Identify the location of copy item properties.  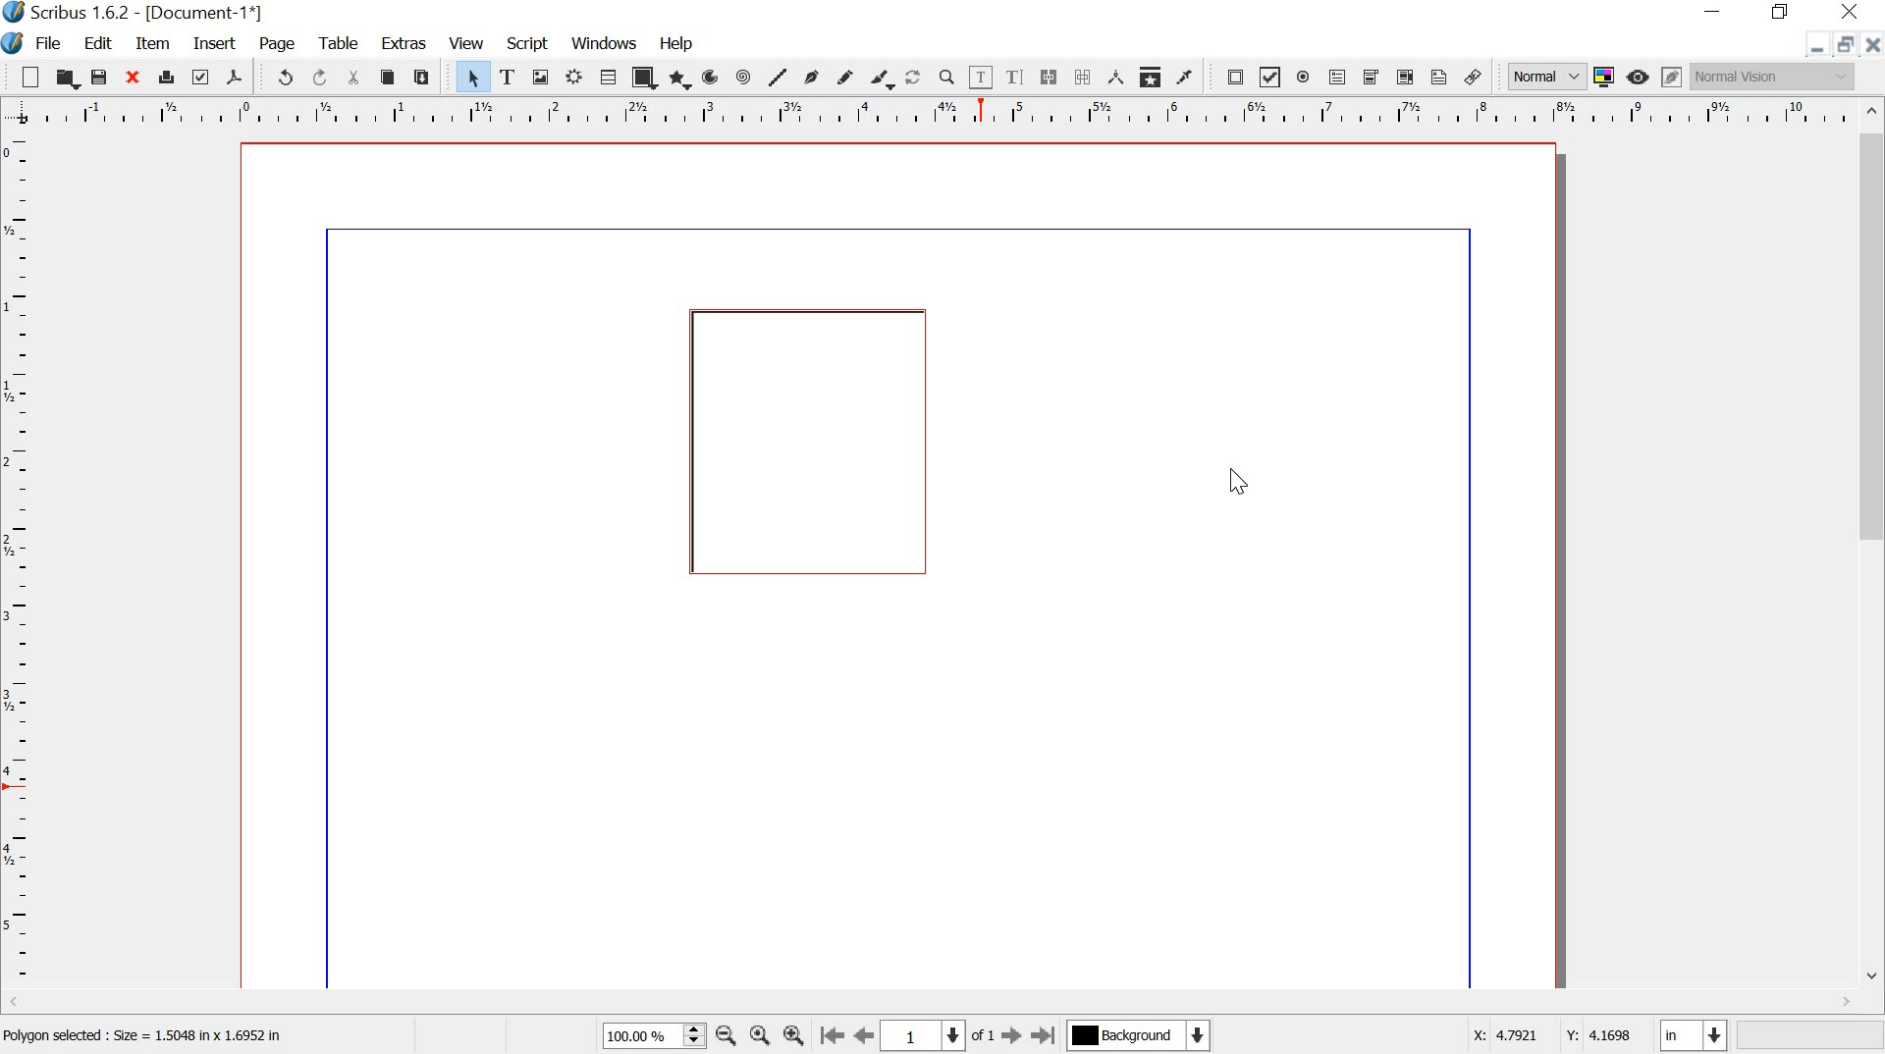
(1152, 78).